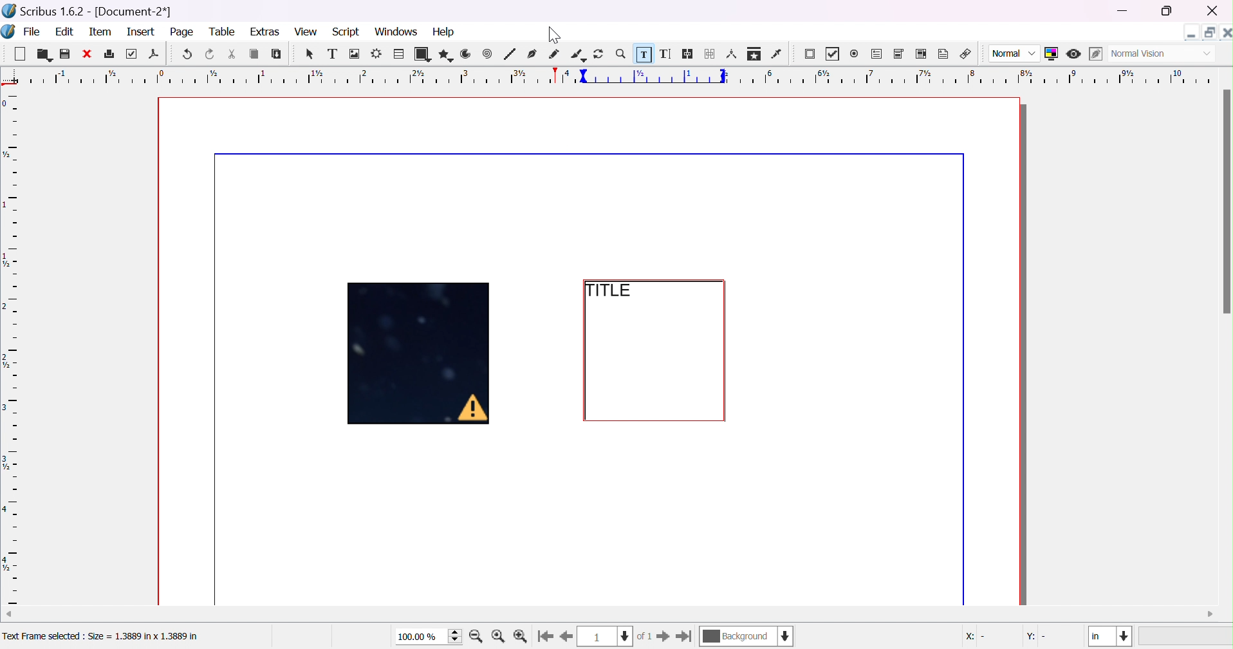  Describe the element at coordinates (64, 31) in the screenshot. I see `edit` at that location.